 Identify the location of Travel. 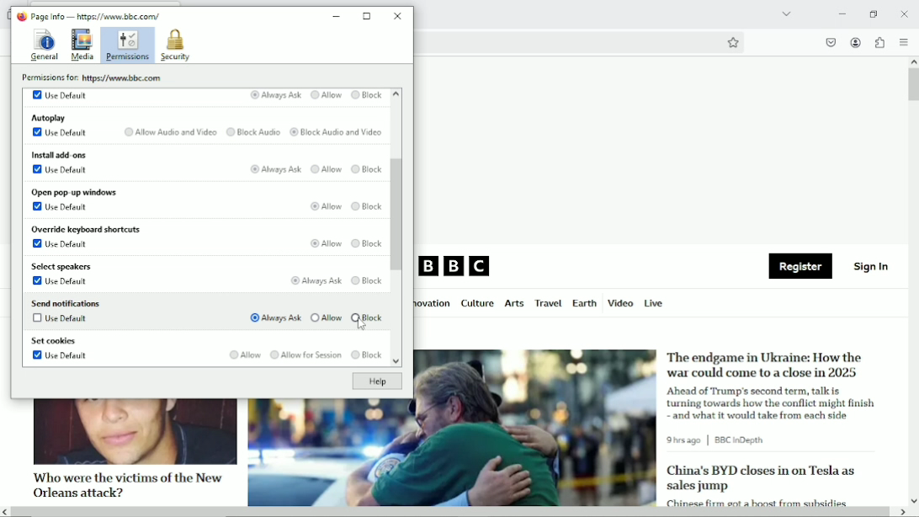
(546, 303).